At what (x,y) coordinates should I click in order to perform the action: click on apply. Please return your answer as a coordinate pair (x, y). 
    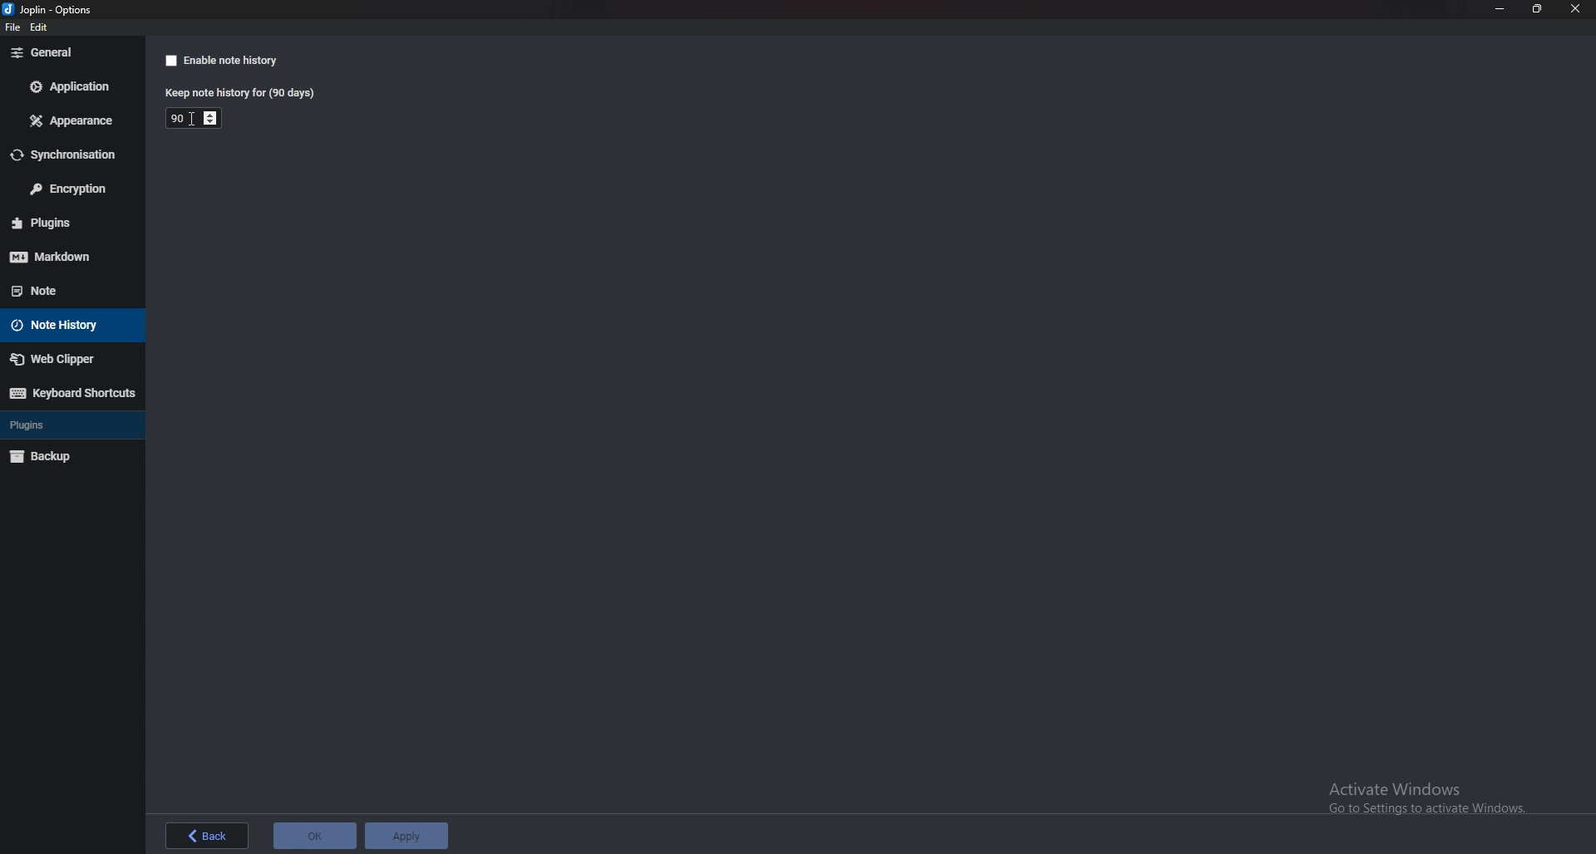
    Looking at the image, I should click on (407, 835).